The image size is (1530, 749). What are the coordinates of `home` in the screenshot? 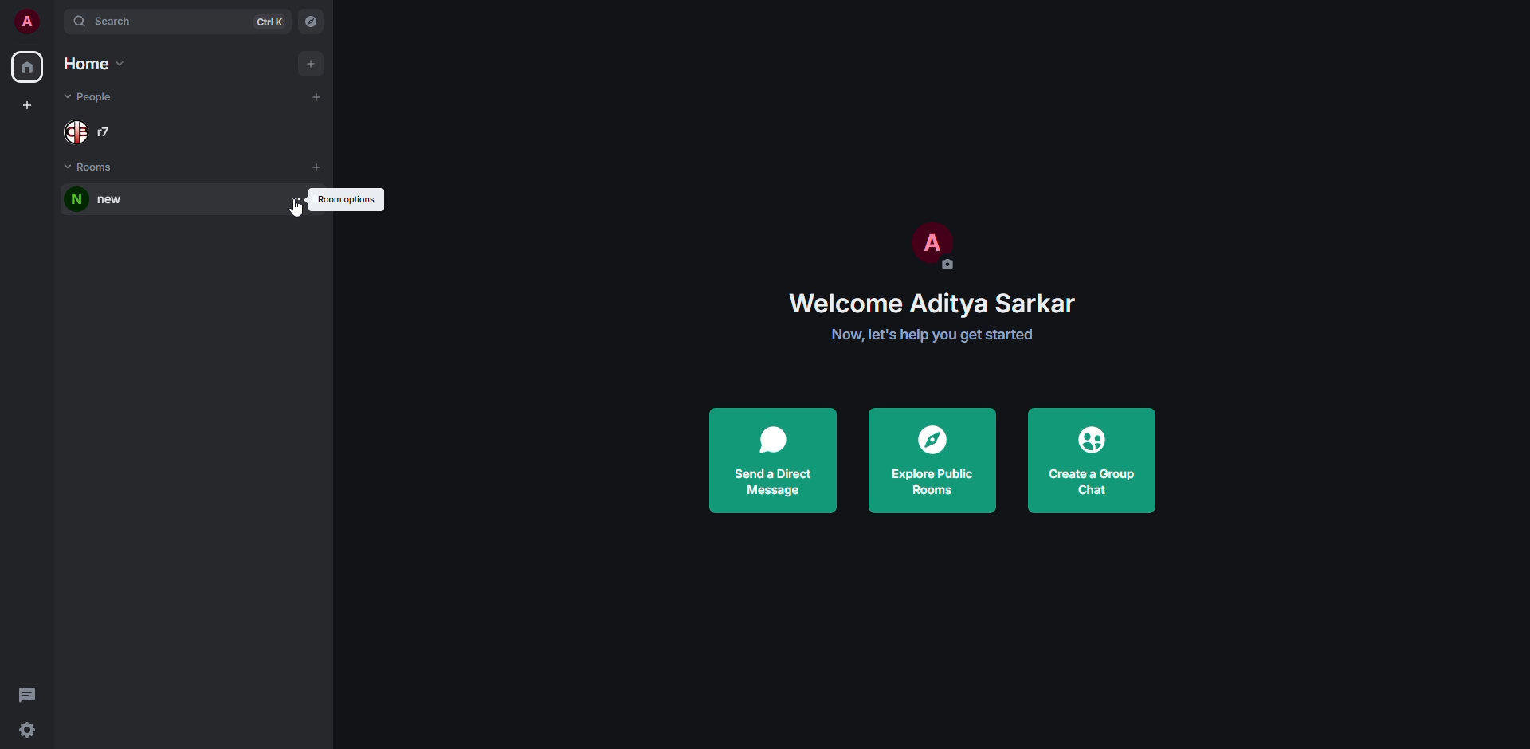 It's located at (96, 65).